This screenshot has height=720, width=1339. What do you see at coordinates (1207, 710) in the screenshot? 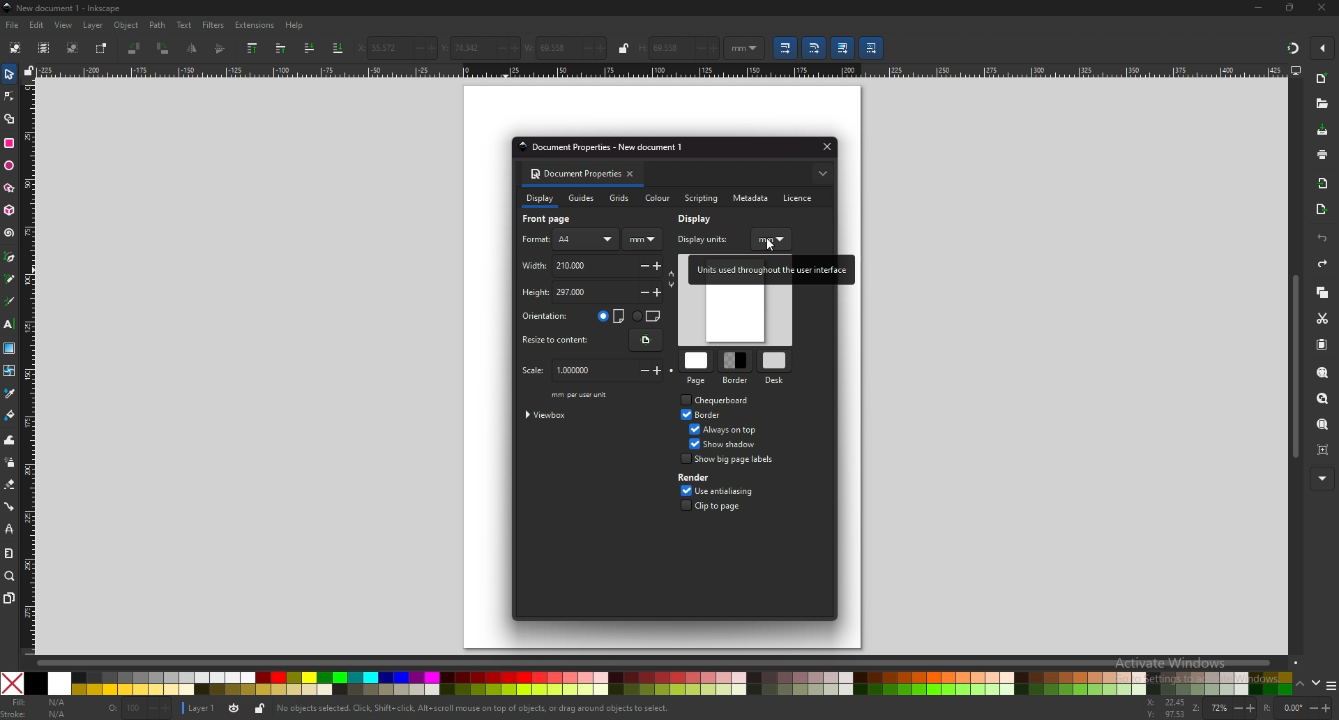
I see `zoom` at bounding box center [1207, 710].